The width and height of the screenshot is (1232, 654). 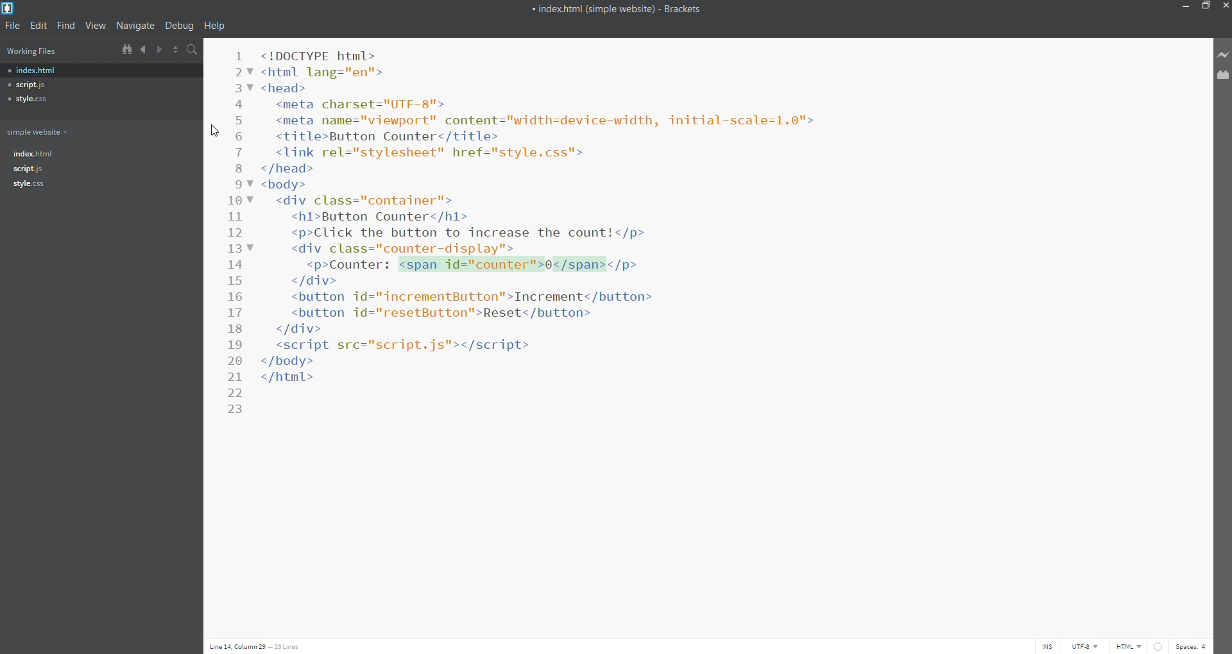 I want to click on view, so click(x=98, y=26).